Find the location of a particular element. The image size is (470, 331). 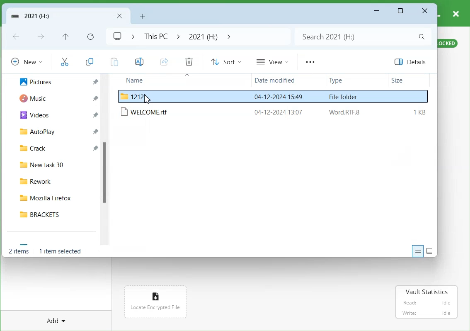

scrollbar is located at coordinates (107, 160).